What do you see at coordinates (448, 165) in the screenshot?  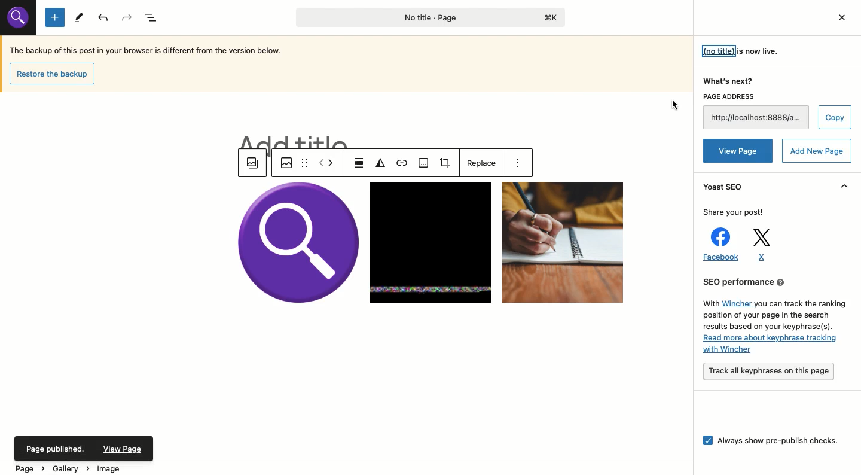 I see `Crop` at bounding box center [448, 165].